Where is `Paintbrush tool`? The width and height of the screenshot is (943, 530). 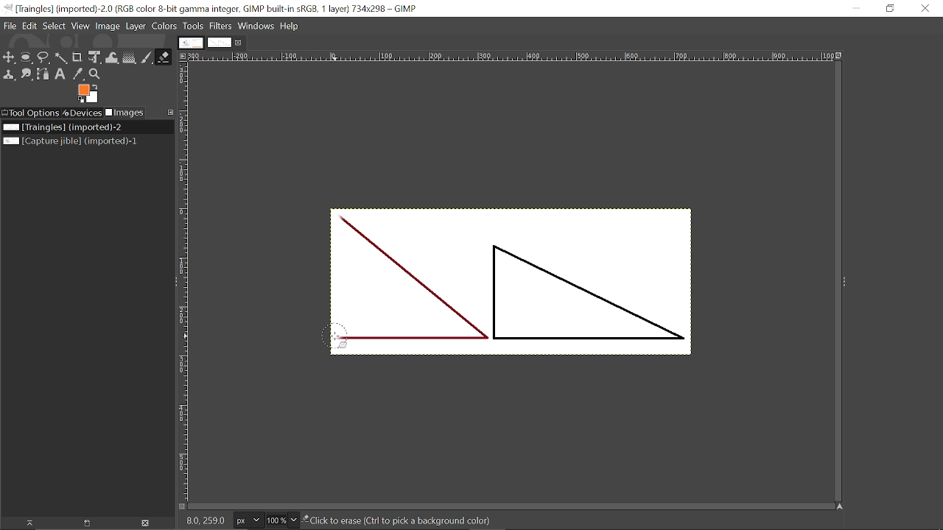 Paintbrush tool is located at coordinates (147, 57).